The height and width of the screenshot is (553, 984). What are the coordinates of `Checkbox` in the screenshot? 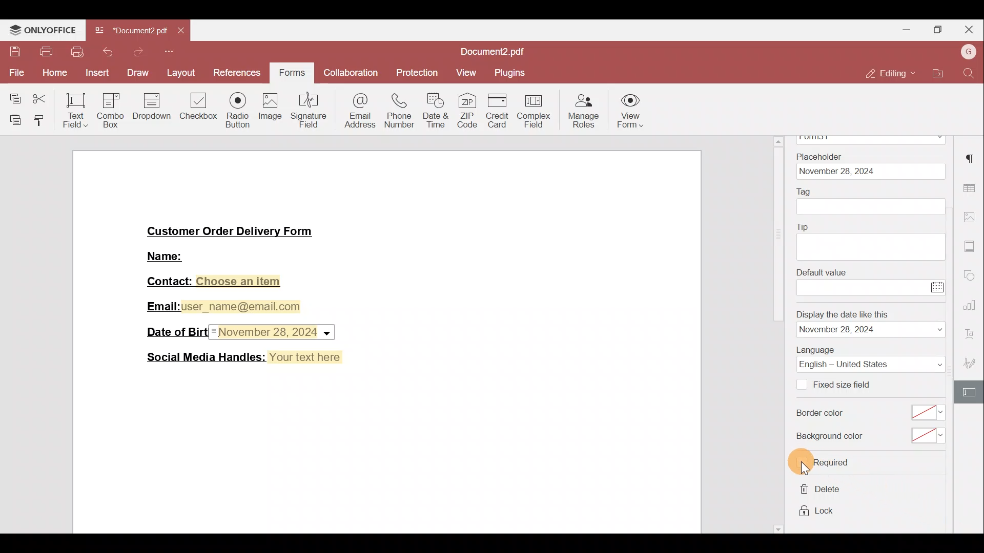 It's located at (199, 110).